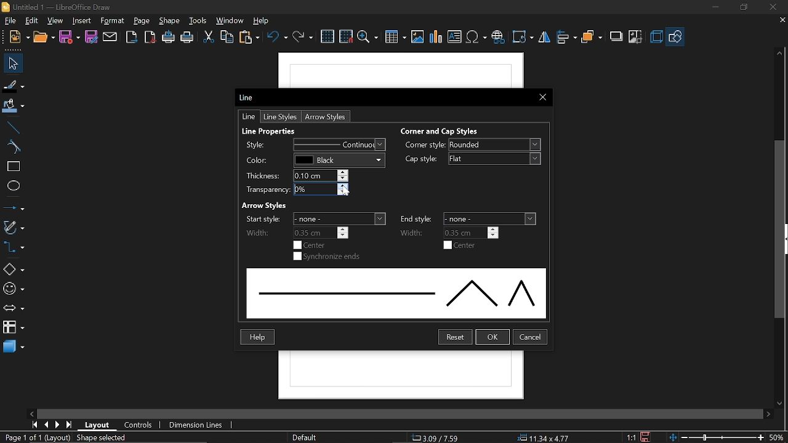  What do you see at coordinates (11, 63) in the screenshot?
I see `Select` at bounding box center [11, 63].